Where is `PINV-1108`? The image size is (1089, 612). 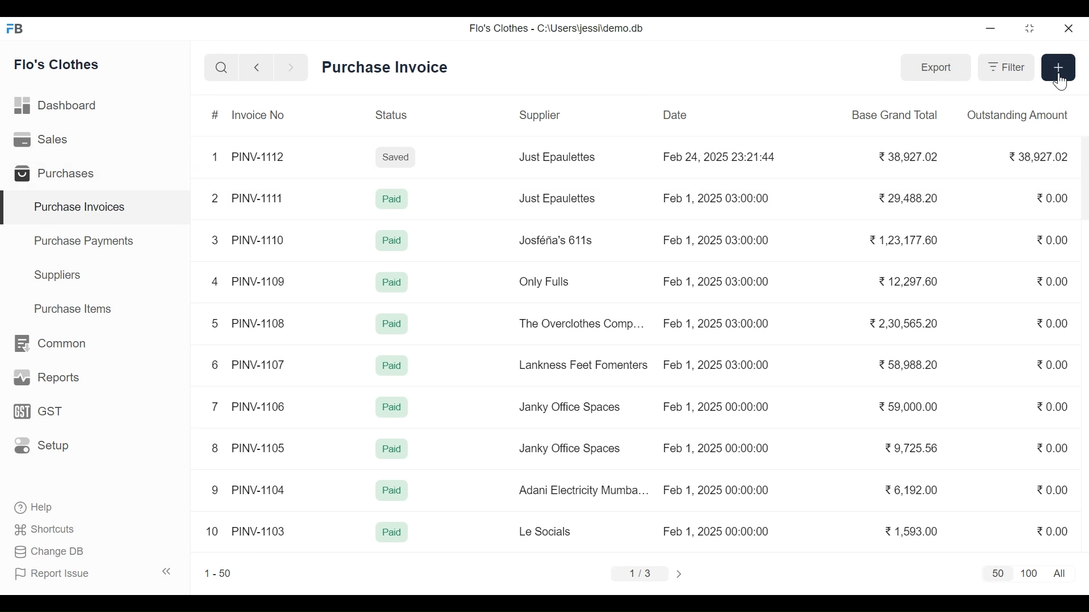 PINV-1108 is located at coordinates (260, 322).